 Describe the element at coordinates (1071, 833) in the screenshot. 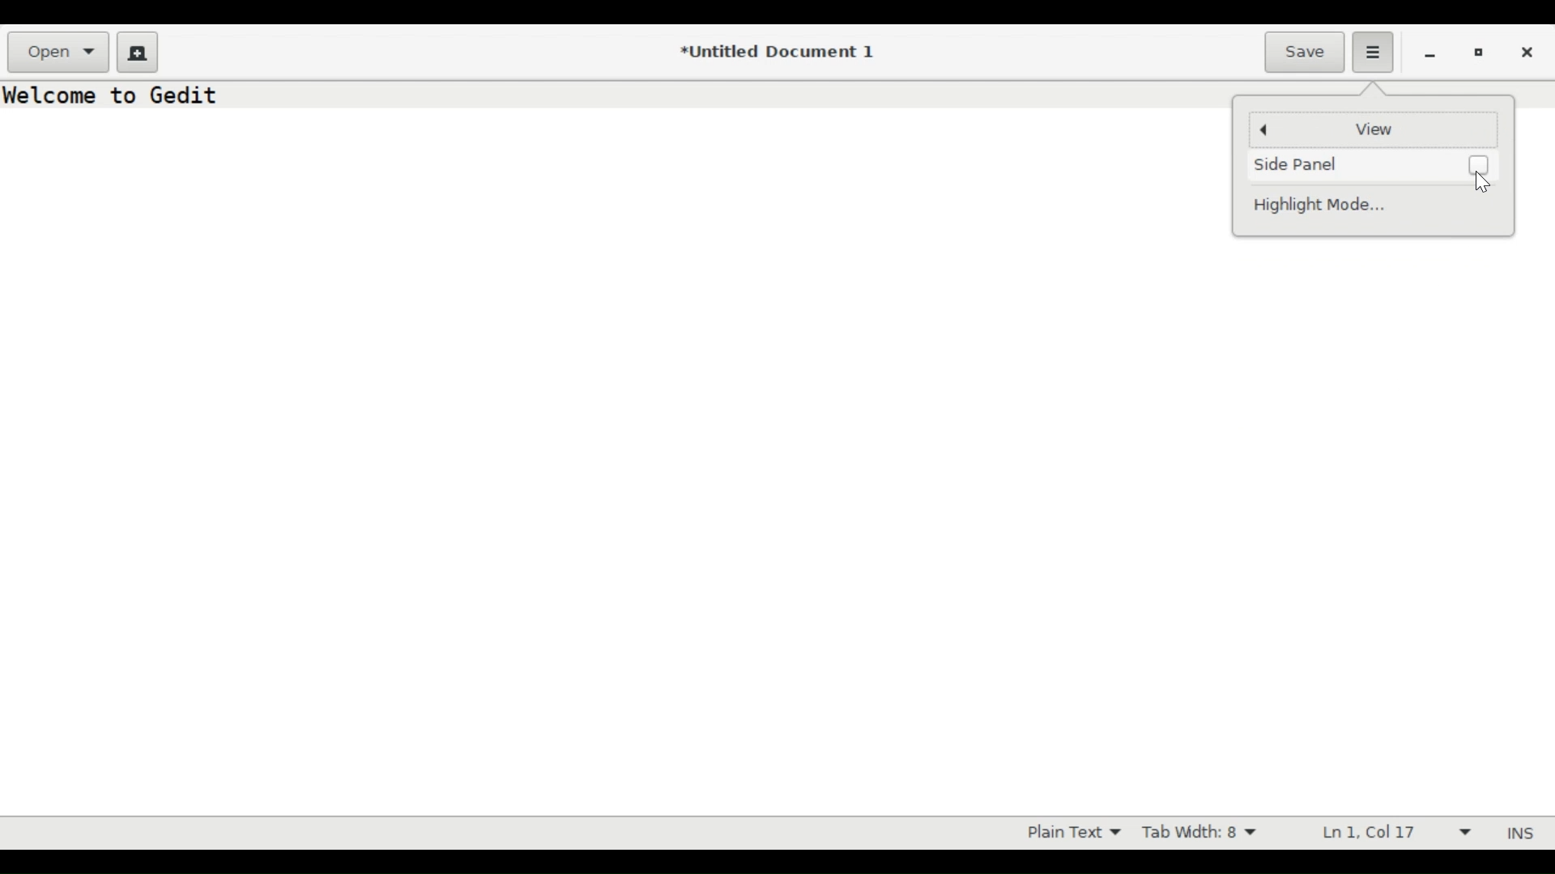

I see `Highlight mode option` at that location.